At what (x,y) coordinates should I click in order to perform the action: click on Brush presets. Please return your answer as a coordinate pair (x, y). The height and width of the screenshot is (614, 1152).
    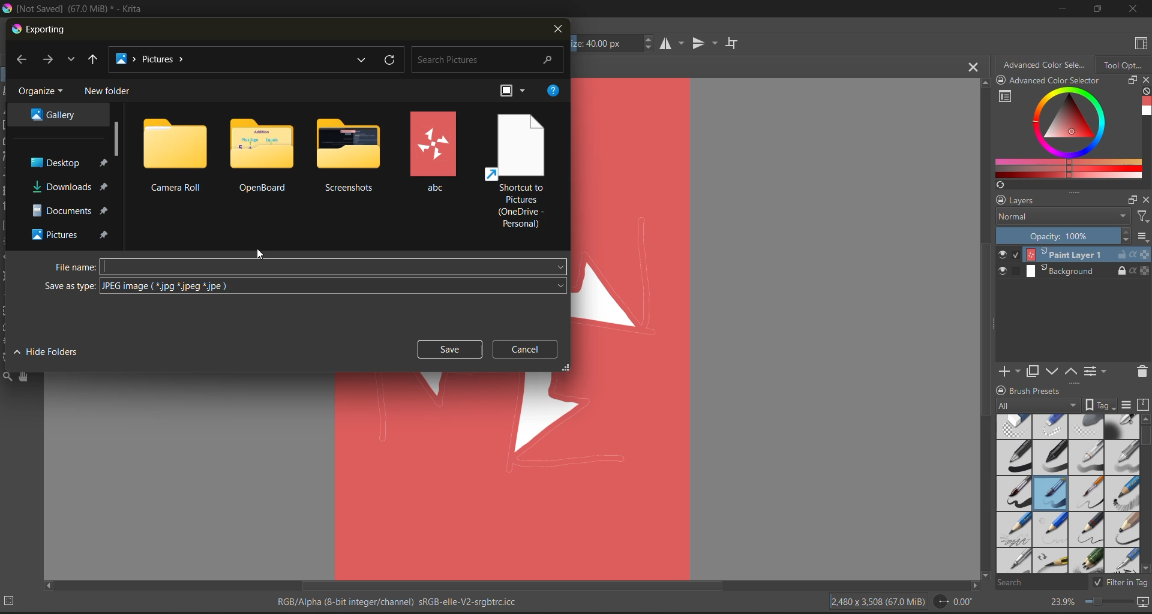
    Looking at the image, I should click on (1054, 391).